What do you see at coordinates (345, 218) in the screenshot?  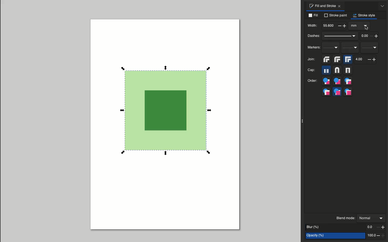 I see `Blend mode` at bounding box center [345, 218].